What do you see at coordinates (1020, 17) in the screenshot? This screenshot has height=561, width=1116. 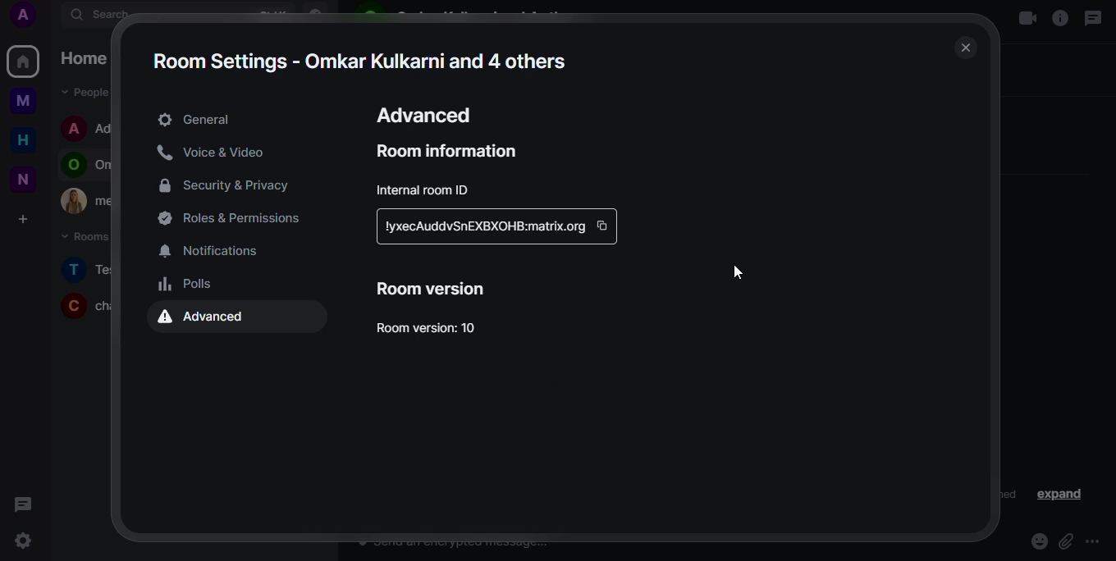 I see `video call` at bounding box center [1020, 17].